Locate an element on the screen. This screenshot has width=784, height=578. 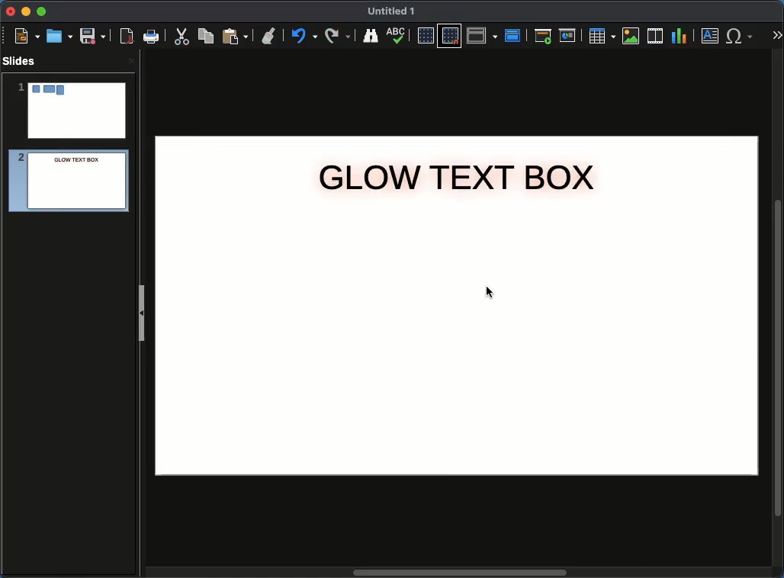
Close is located at coordinates (11, 11).